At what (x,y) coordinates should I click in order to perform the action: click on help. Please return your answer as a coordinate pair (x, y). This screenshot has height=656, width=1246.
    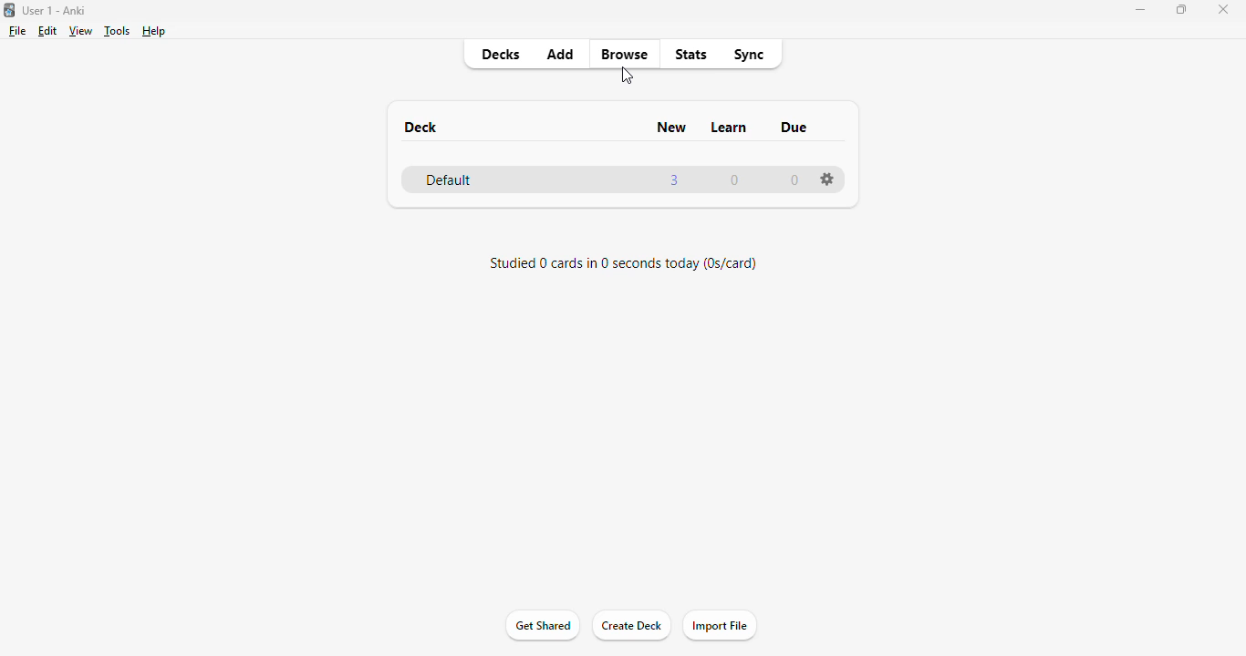
    Looking at the image, I should click on (154, 31).